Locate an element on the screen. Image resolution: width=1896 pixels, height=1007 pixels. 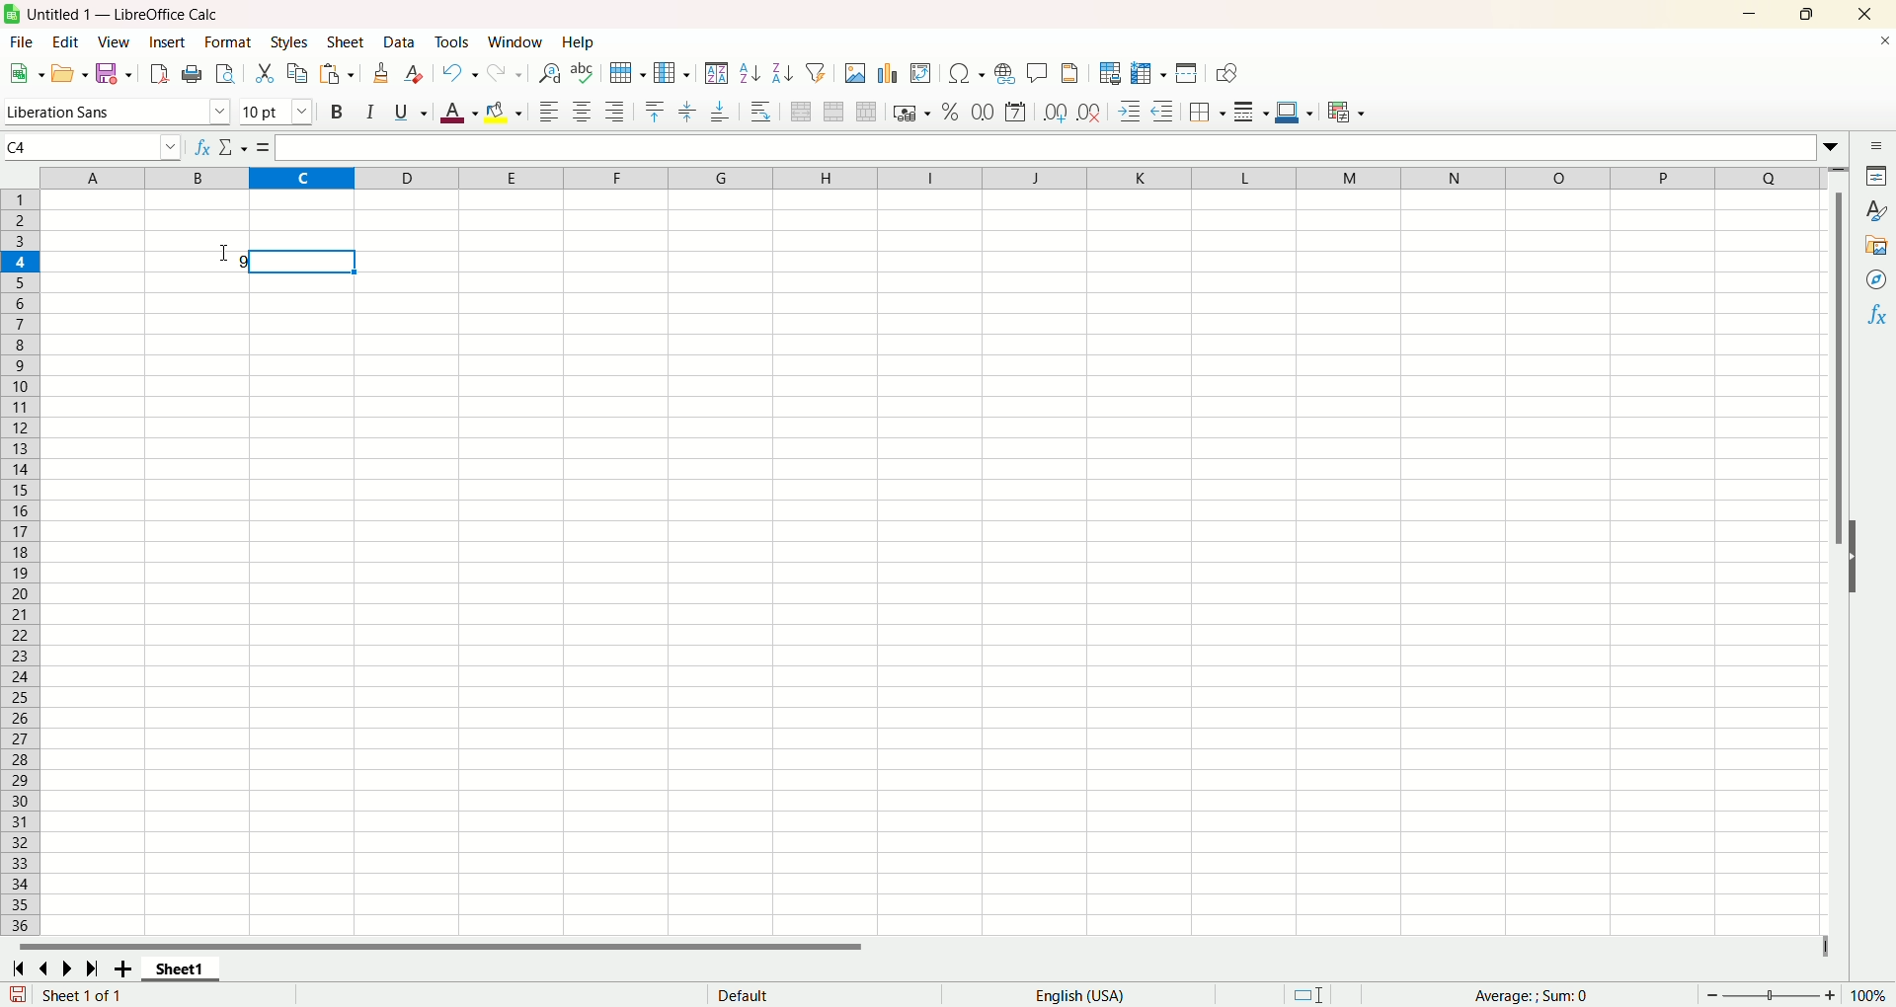
data is located at coordinates (402, 42).